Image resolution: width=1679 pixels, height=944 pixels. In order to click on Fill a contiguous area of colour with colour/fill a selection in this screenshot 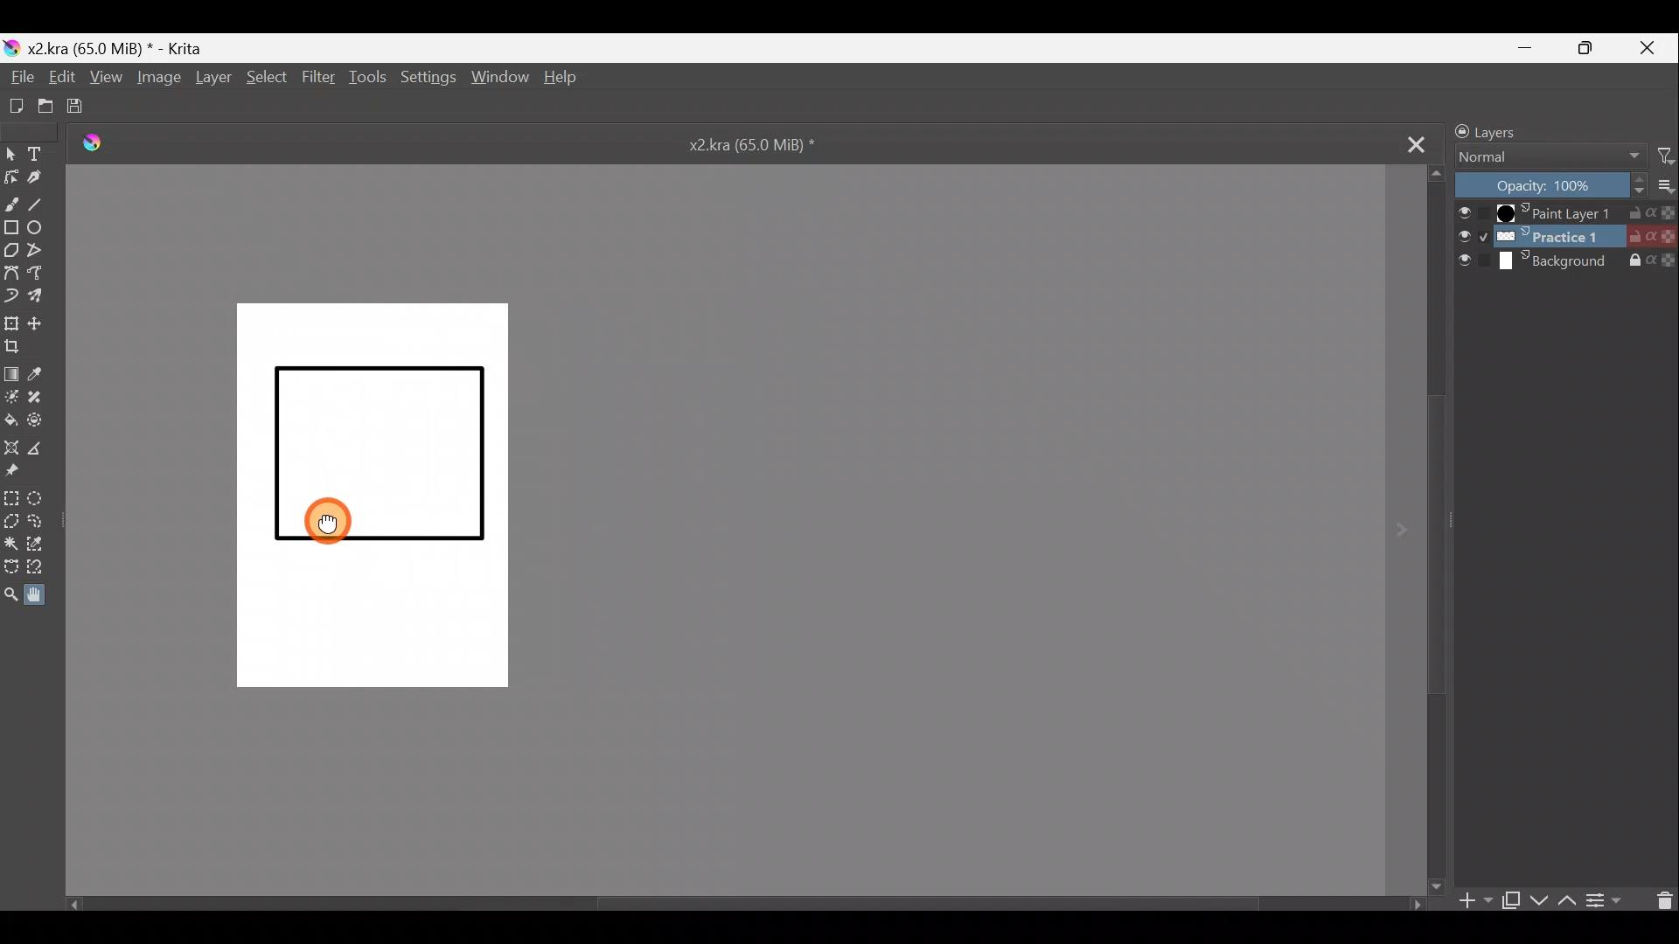, I will do `click(10, 414)`.